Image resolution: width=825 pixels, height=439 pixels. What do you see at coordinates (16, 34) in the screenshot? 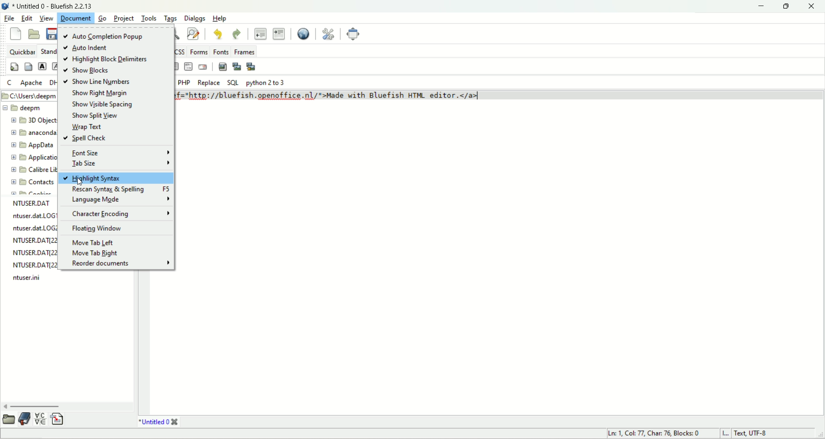
I see `new` at bounding box center [16, 34].